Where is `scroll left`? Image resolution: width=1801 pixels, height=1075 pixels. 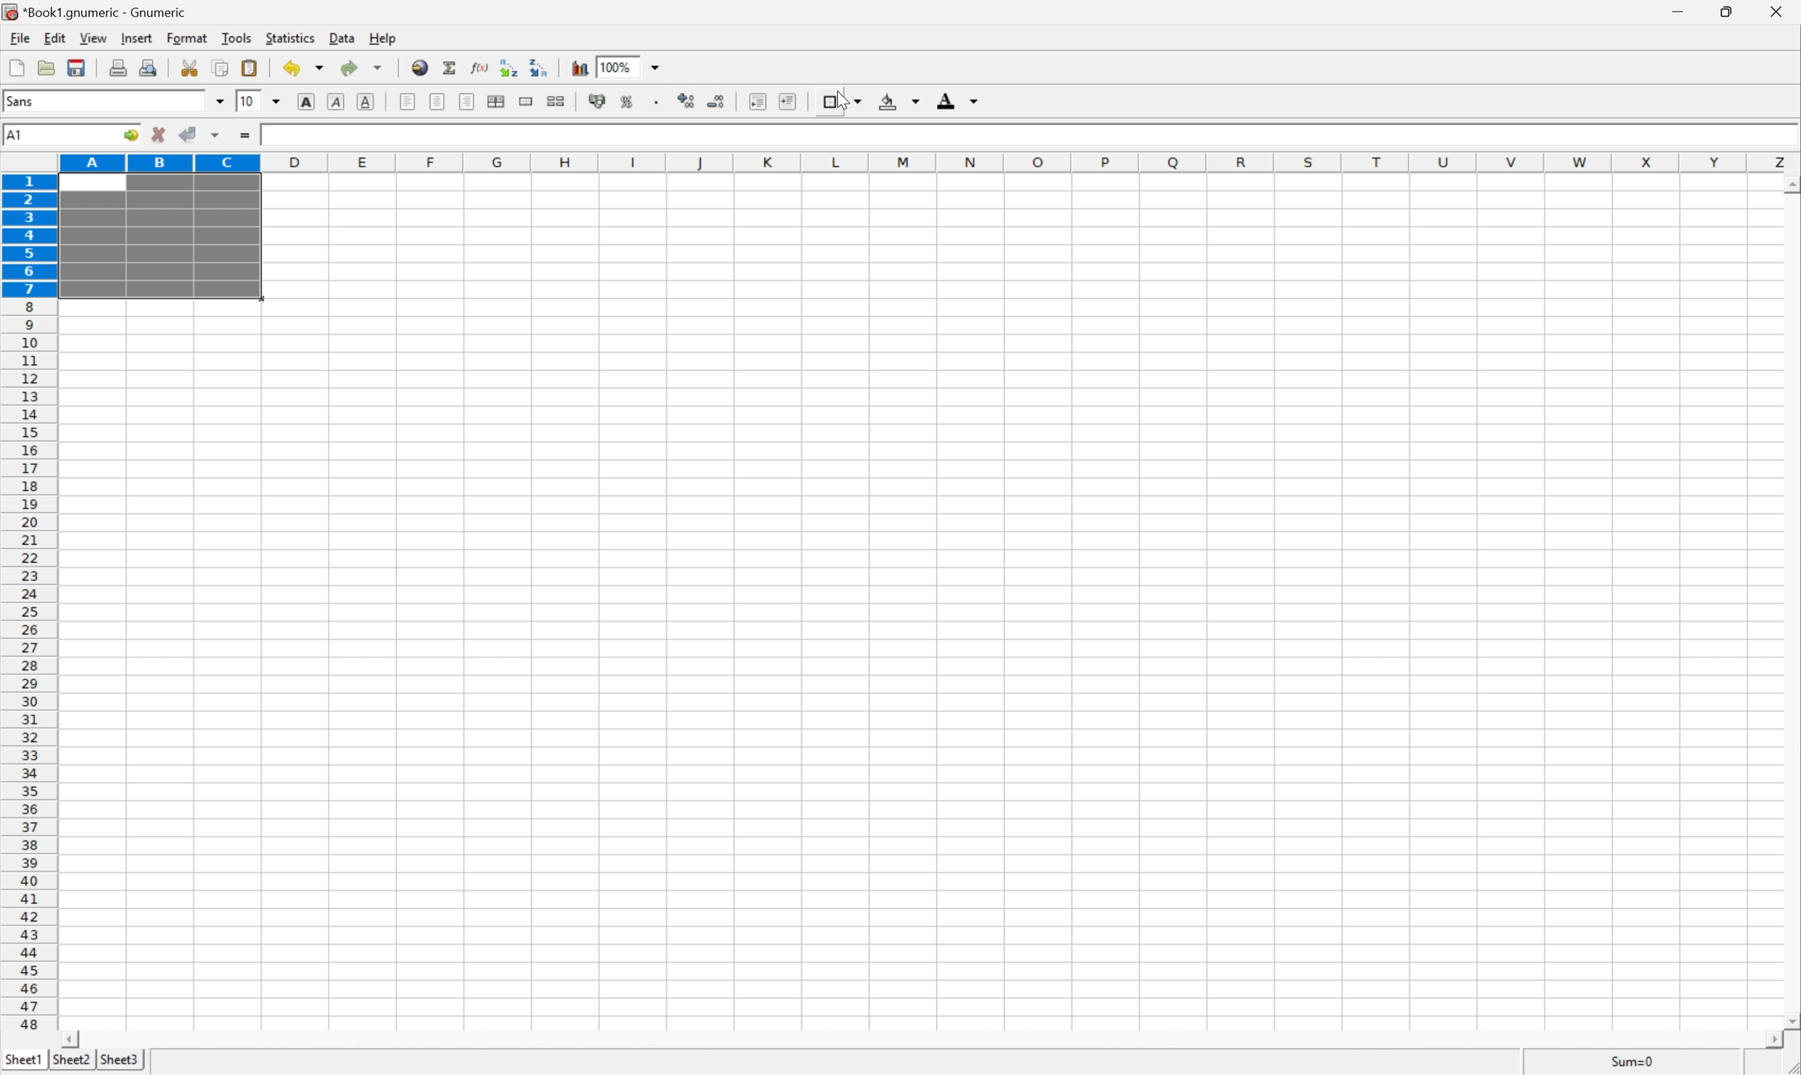
scroll left is located at coordinates (73, 1039).